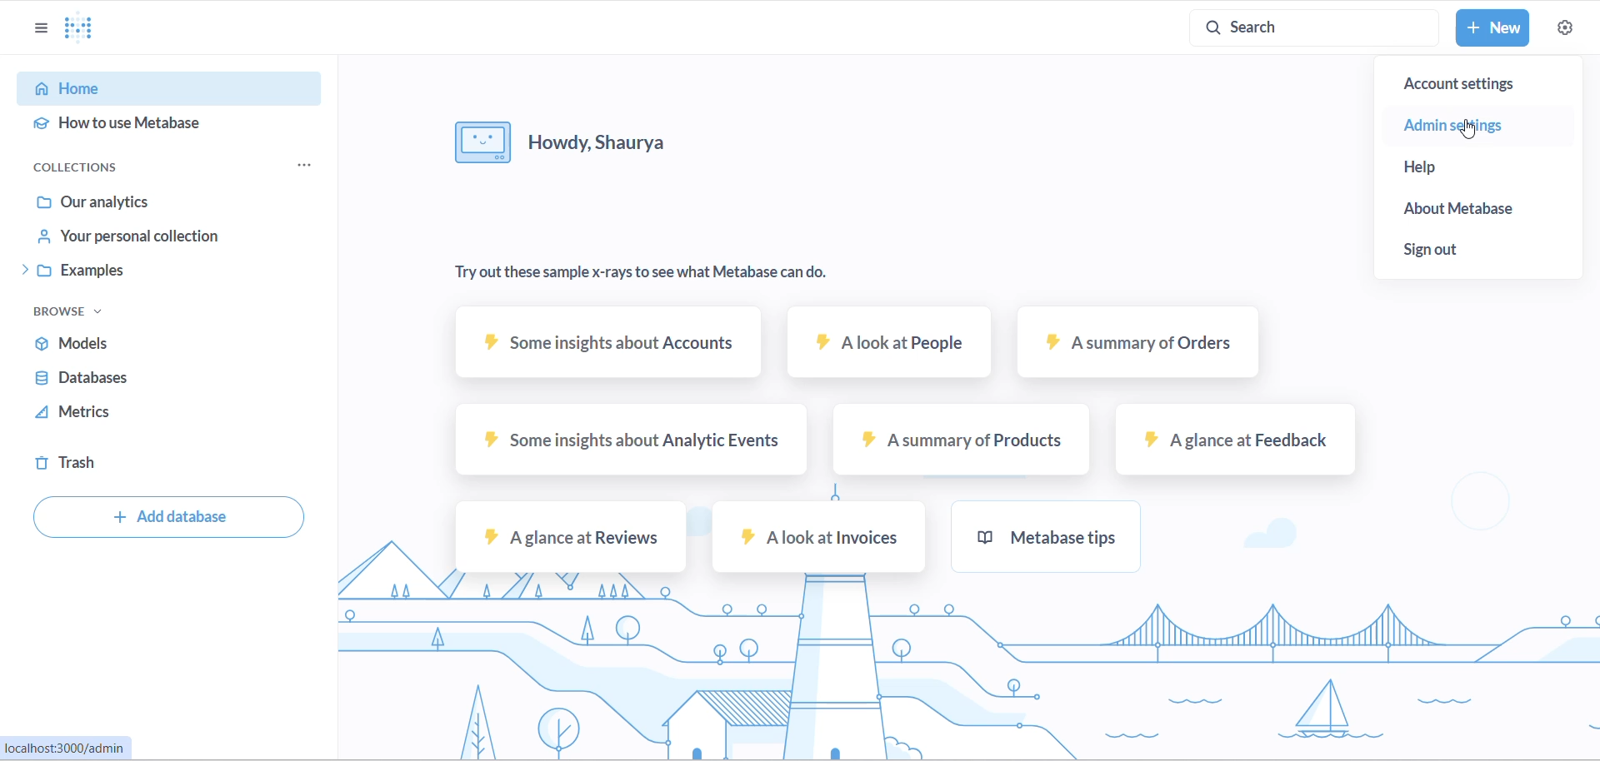 This screenshot has width=1600, height=761. Describe the element at coordinates (169, 518) in the screenshot. I see `ADD DATABASE` at that location.